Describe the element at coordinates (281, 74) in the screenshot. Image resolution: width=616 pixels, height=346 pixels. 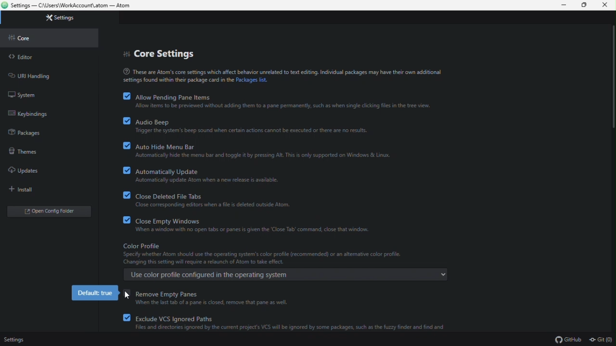
I see `text` at that location.